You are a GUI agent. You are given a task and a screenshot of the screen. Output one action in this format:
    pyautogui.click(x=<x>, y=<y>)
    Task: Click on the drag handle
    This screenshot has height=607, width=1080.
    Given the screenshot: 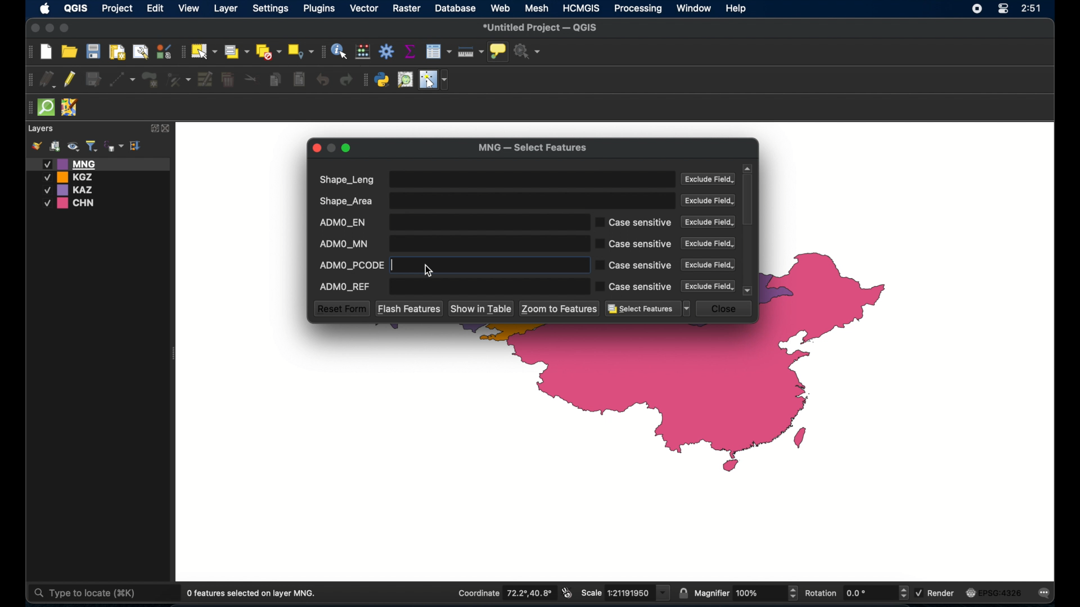 What is the action you would take?
    pyautogui.click(x=29, y=79)
    